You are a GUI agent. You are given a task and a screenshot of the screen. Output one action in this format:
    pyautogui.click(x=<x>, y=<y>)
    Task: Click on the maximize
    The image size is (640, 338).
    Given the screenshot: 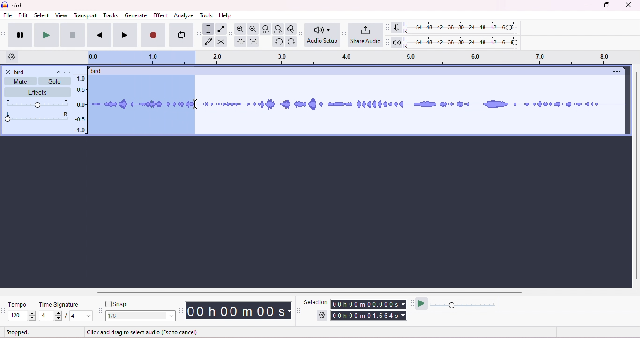 What is the action you would take?
    pyautogui.click(x=606, y=5)
    